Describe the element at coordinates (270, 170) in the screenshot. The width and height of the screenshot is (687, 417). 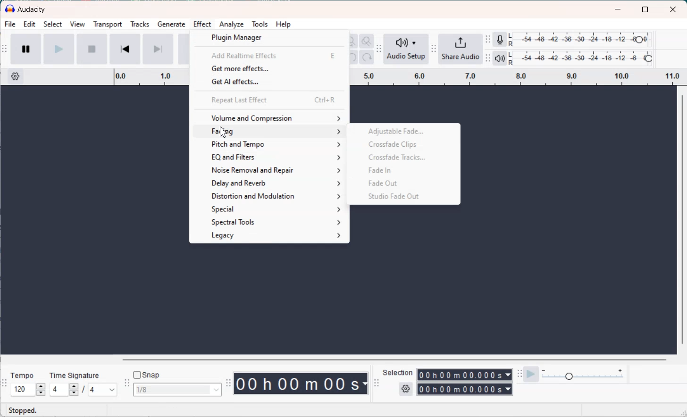
I see `Noise removal and repair` at that location.